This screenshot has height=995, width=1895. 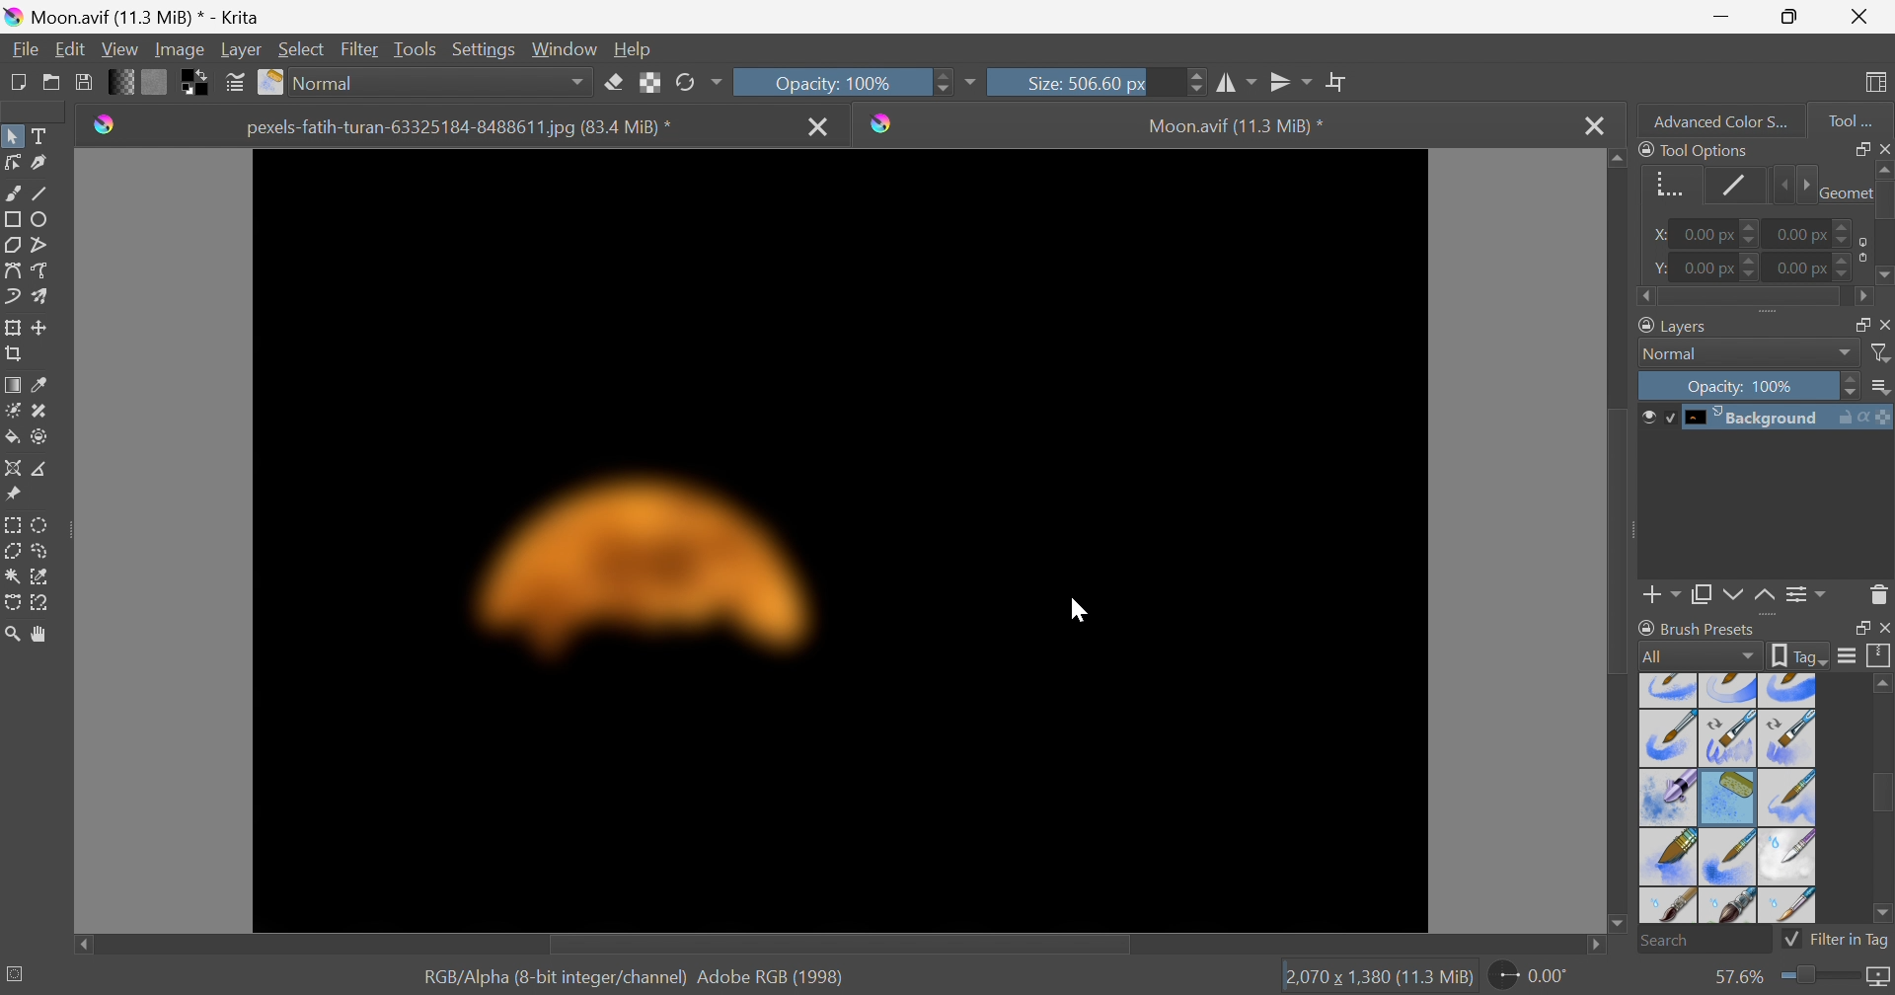 I want to click on Close, so click(x=1883, y=148).